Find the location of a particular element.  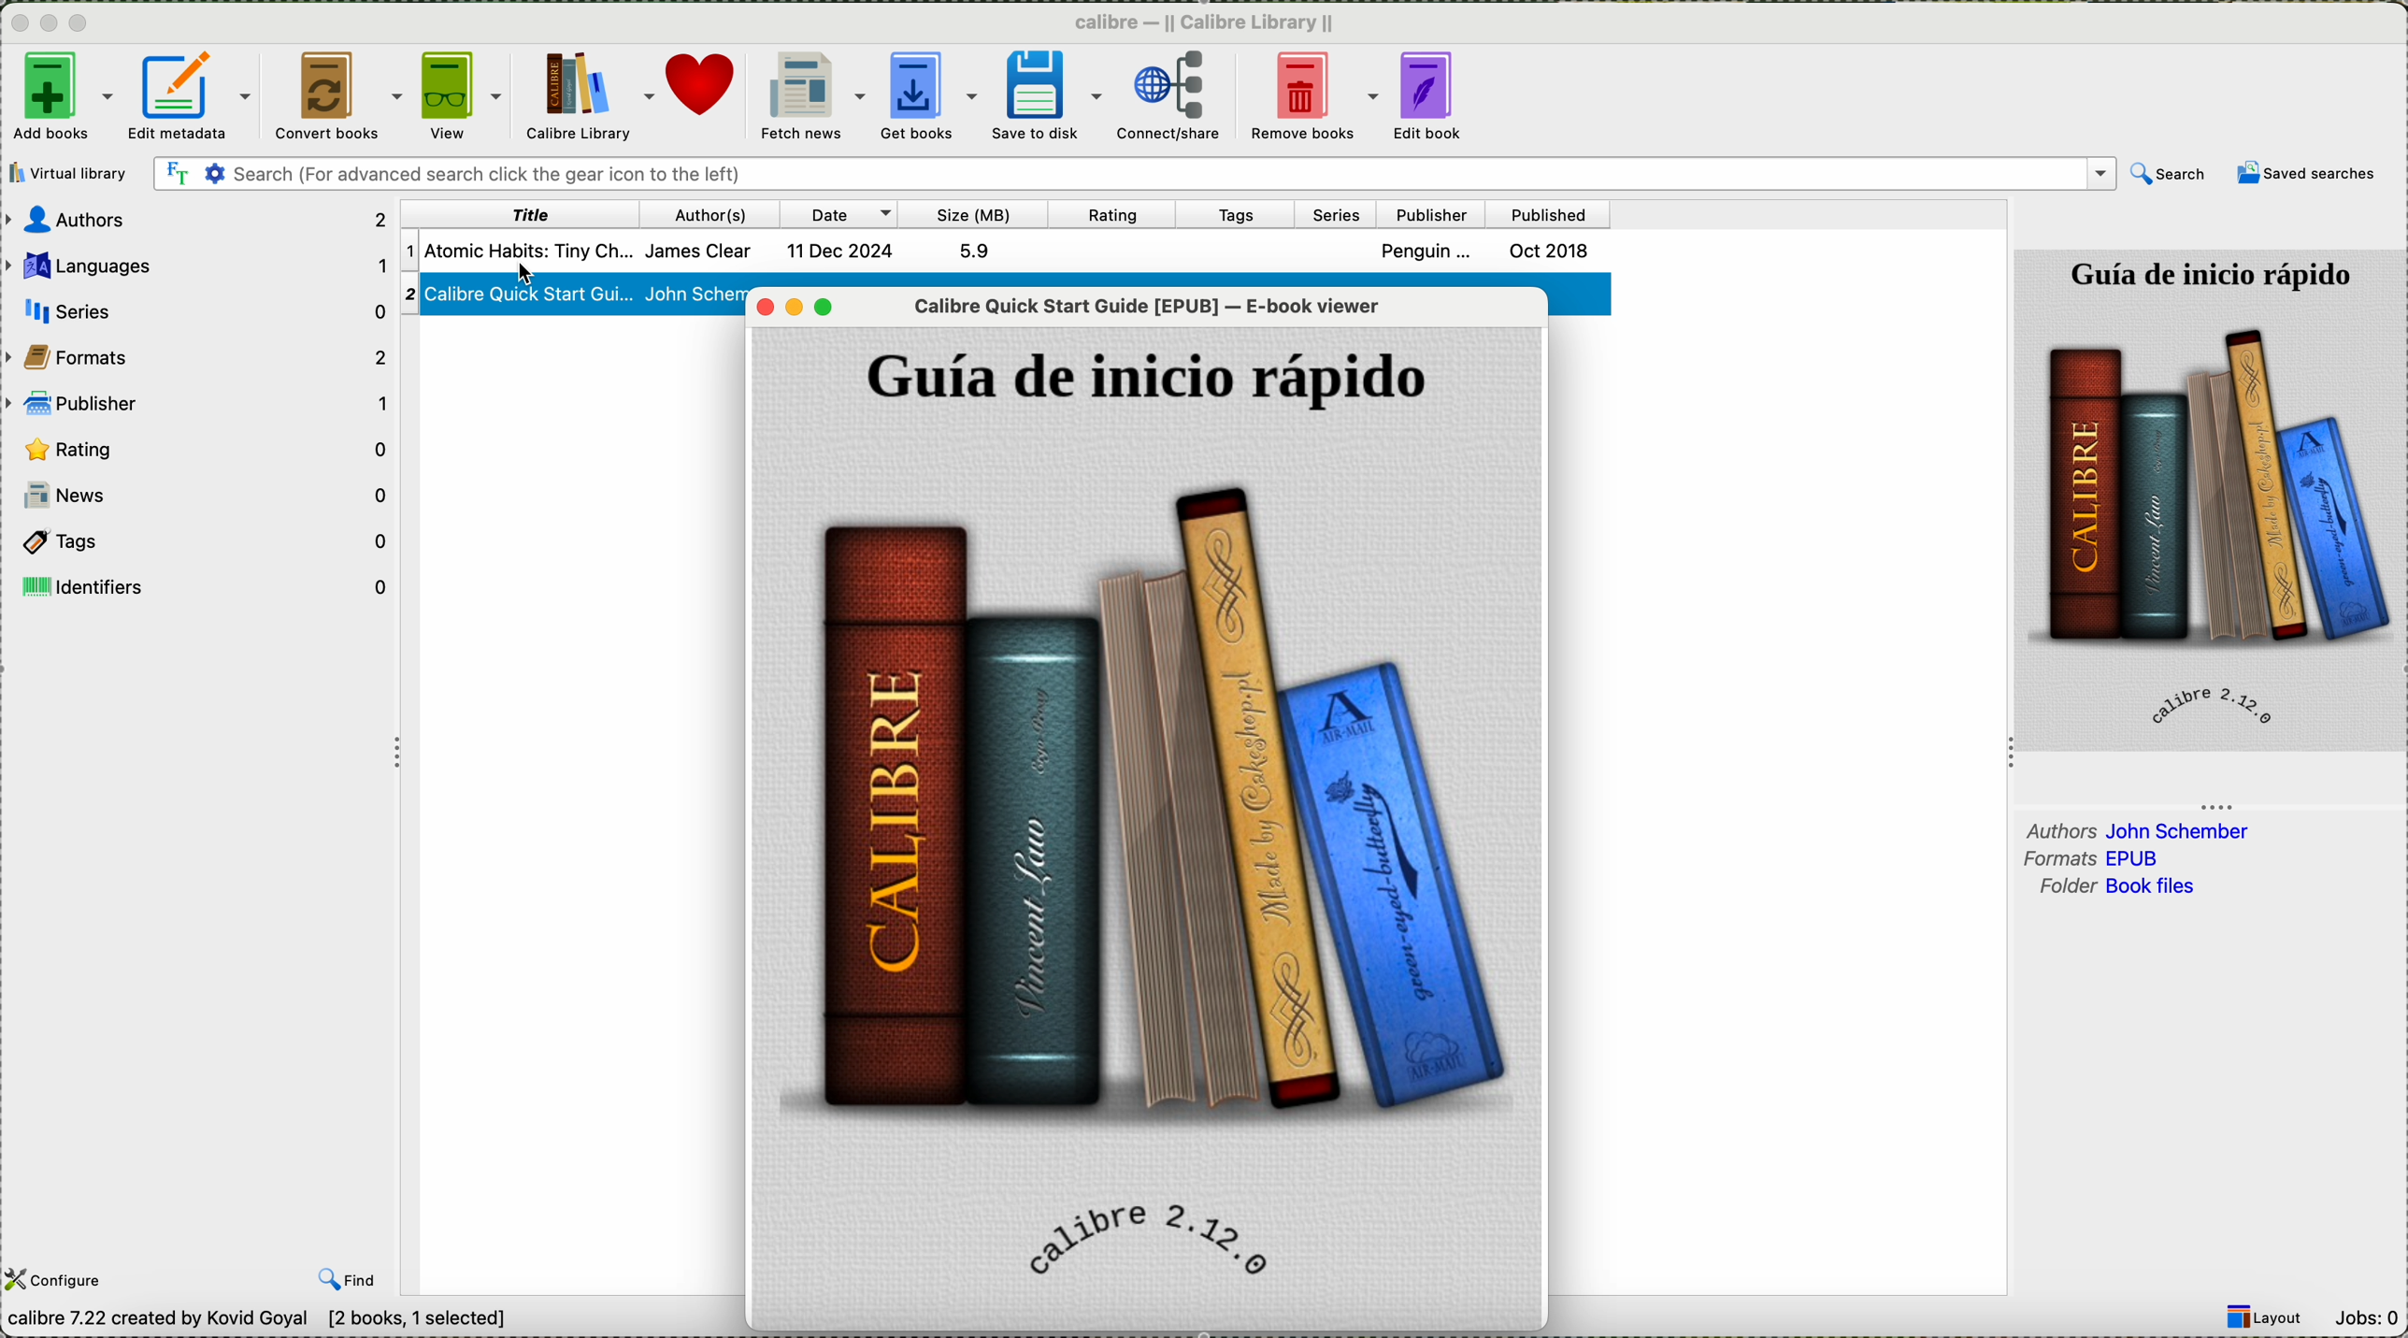

convert books is located at coordinates (340, 96).